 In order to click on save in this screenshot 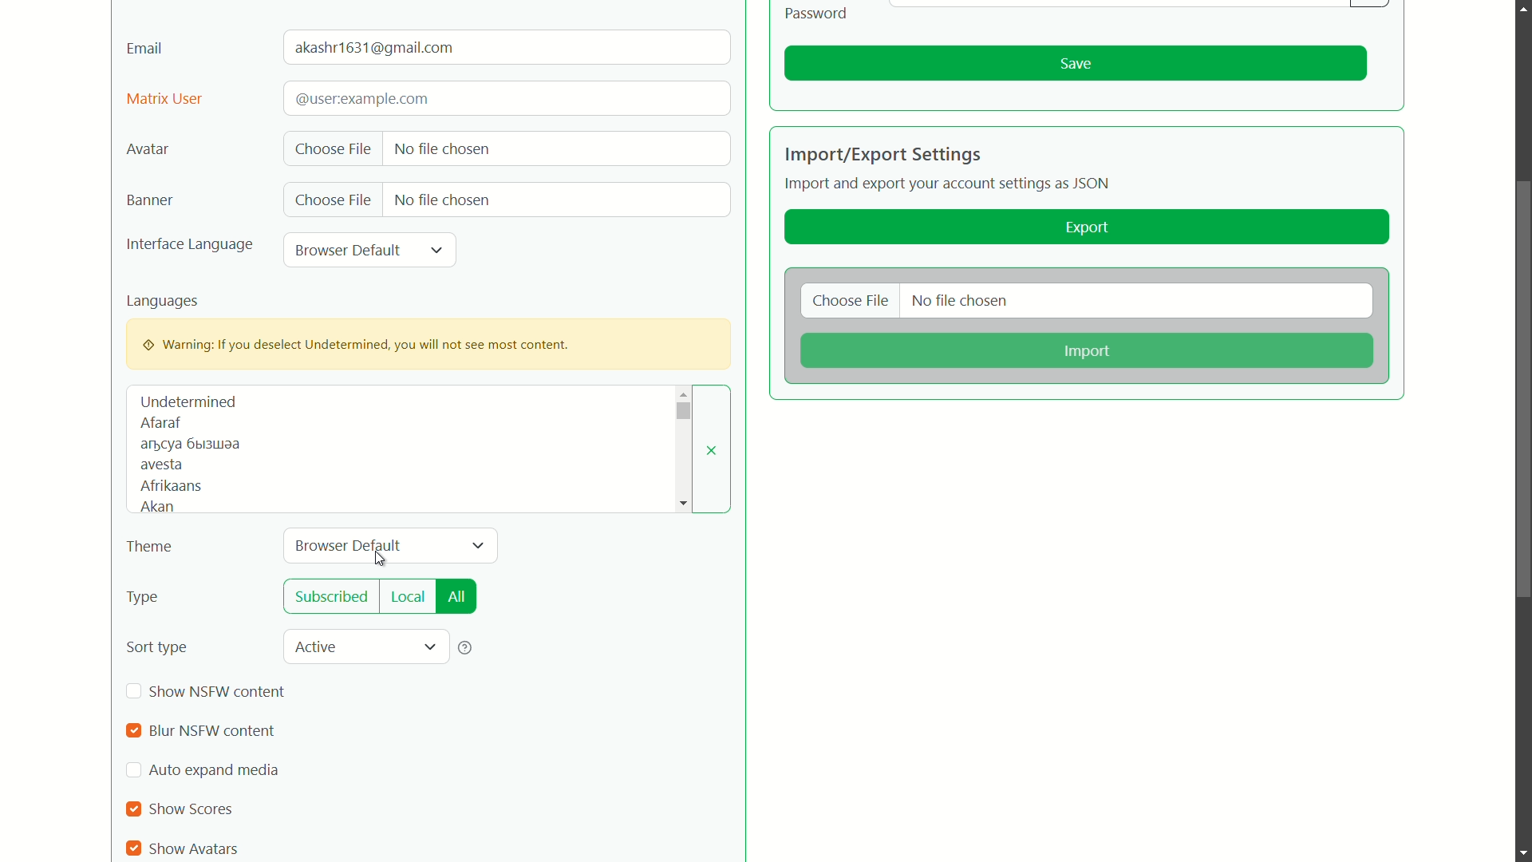, I will do `click(1076, 64)`.